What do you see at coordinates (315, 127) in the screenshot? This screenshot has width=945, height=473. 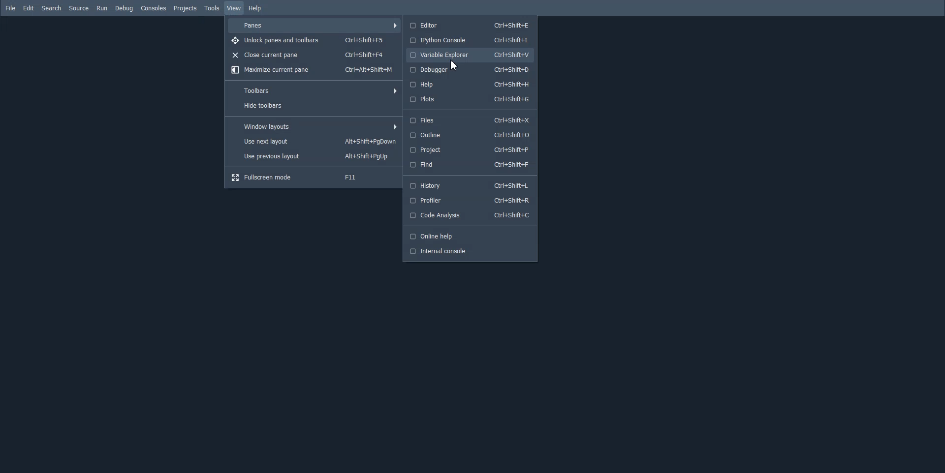 I see `Window layout` at bounding box center [315, 127].